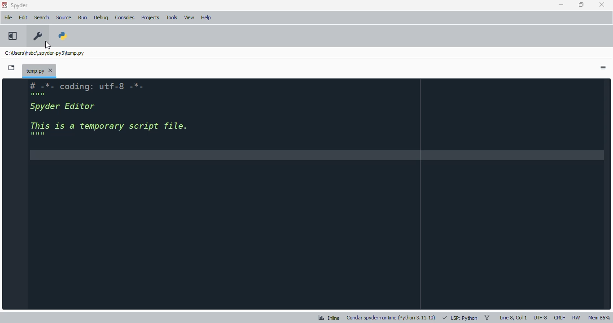  What do you see at coordinates (206, 17) in the screenshot?
I see `help` at bounding box center [206, 17].